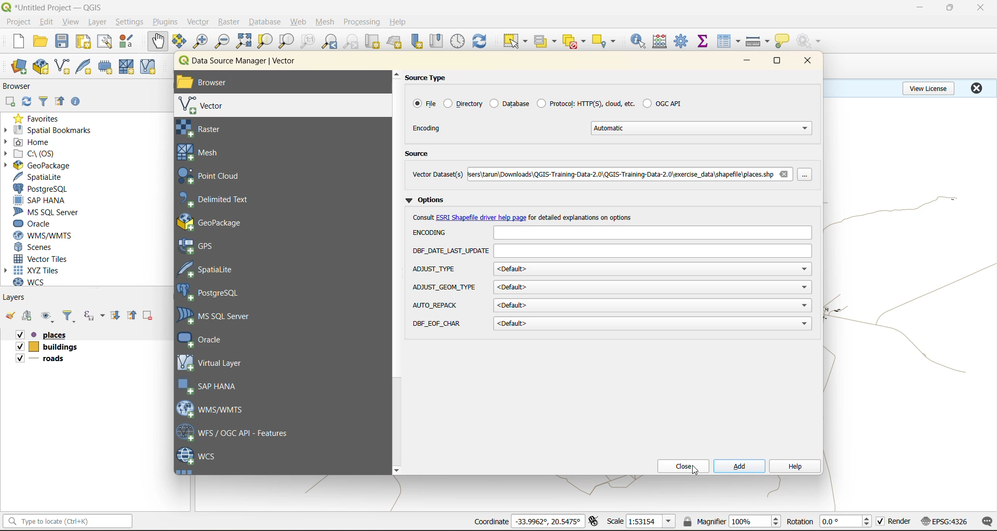  I want to click on open, so click(10, 316).